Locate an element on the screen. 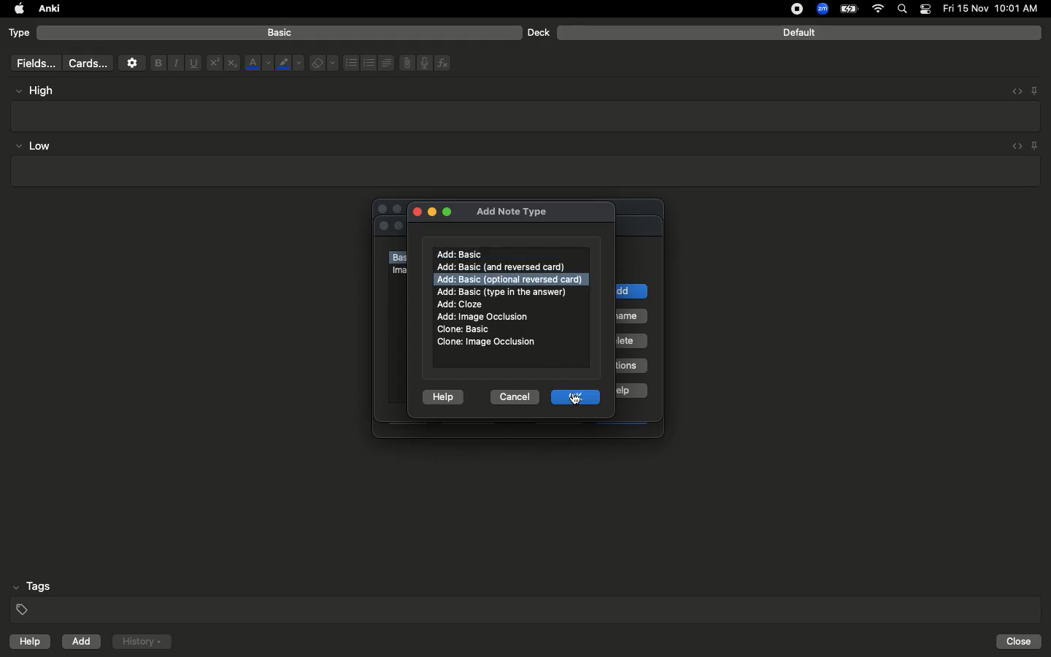 The height and width of the screenshot is (657, 1051). Underline is located at coordinates (193, 64).